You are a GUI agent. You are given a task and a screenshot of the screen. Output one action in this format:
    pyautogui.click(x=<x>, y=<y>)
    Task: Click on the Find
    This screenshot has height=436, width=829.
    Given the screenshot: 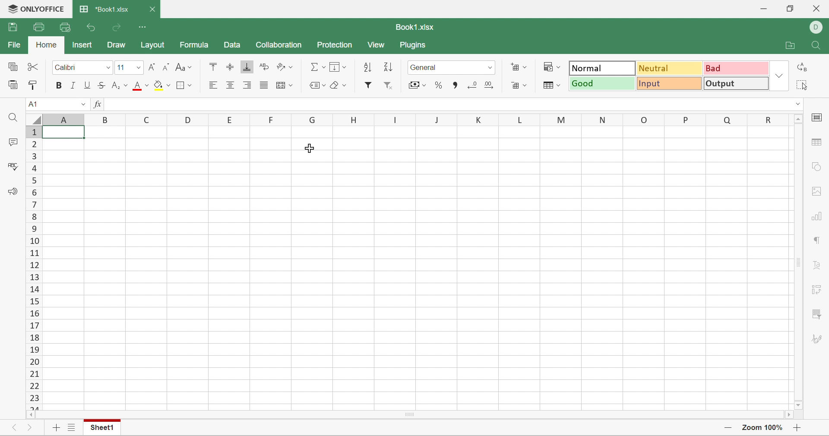 What is the action you would take?
    pyautogui.click(x=817, y=46)
    